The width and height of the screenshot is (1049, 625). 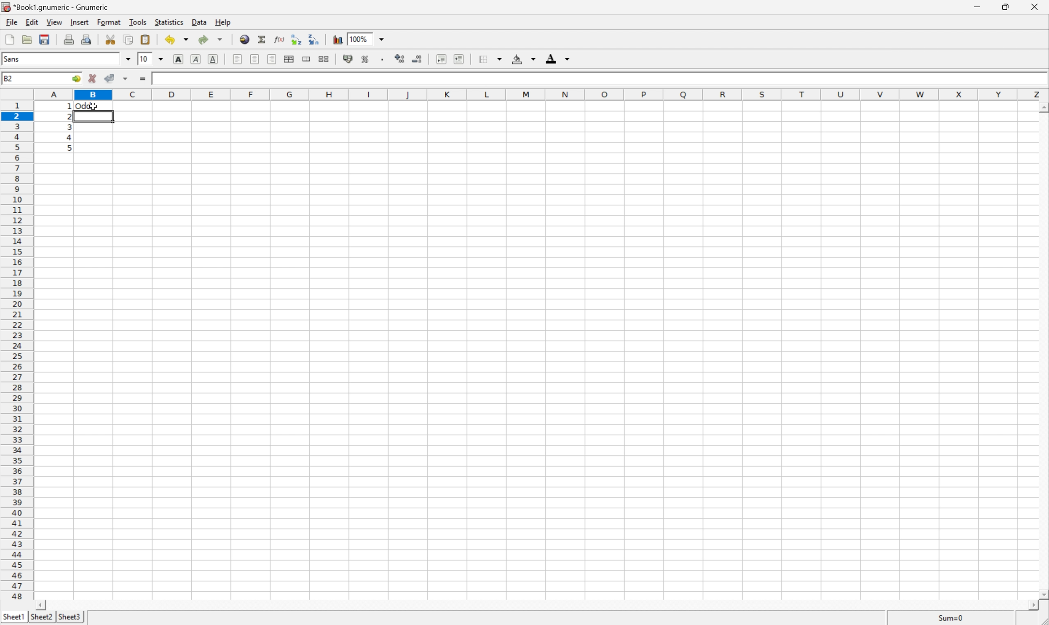 I want to click on Enter formula, so click(x=141, y=80).